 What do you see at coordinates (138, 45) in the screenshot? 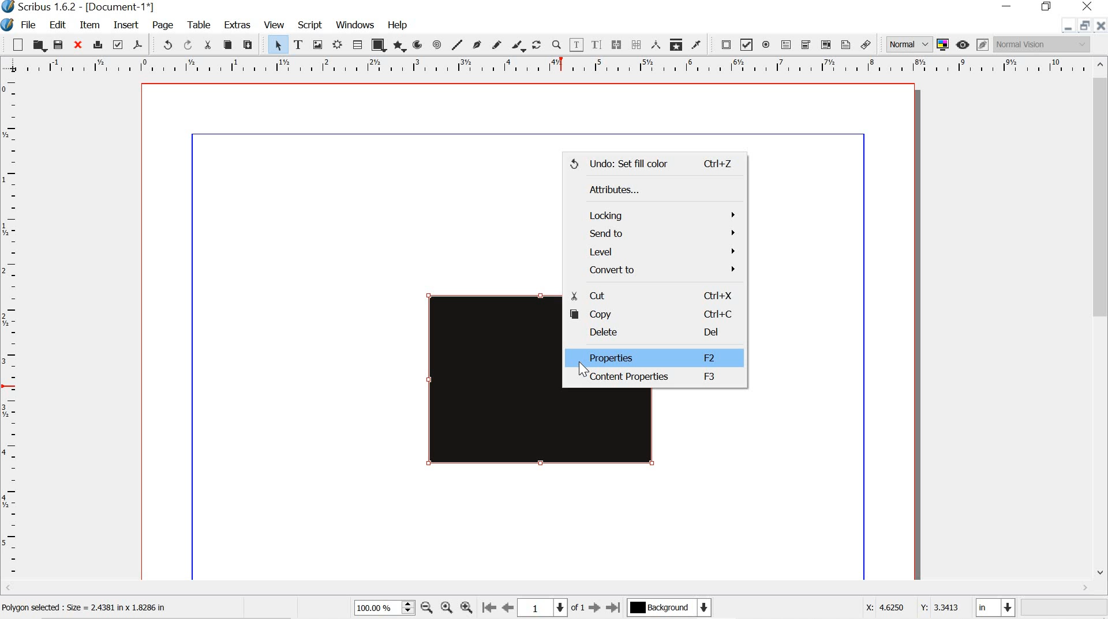
I see `save as pdf` at bounding box center [138, 45].